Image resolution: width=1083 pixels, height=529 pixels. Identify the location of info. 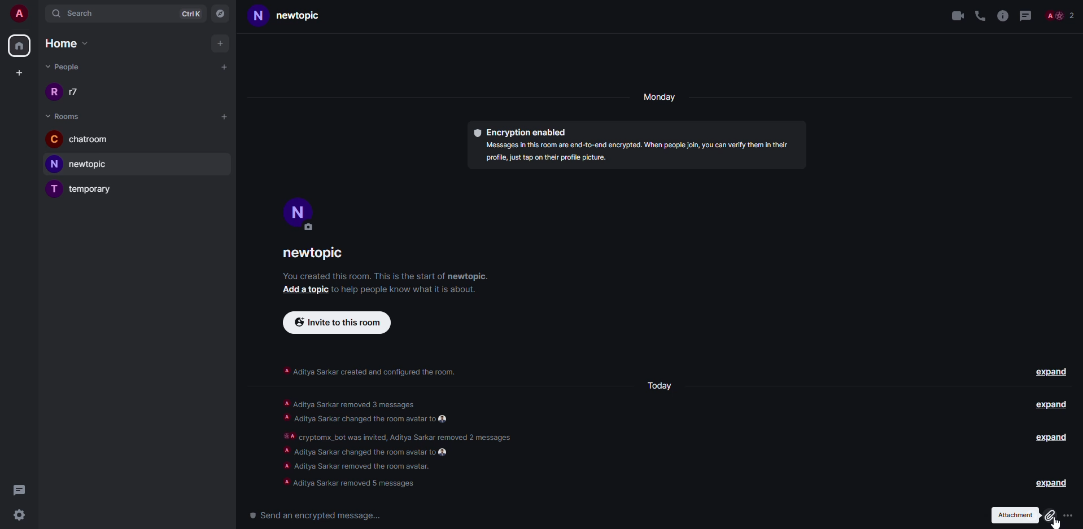
(372, 369).